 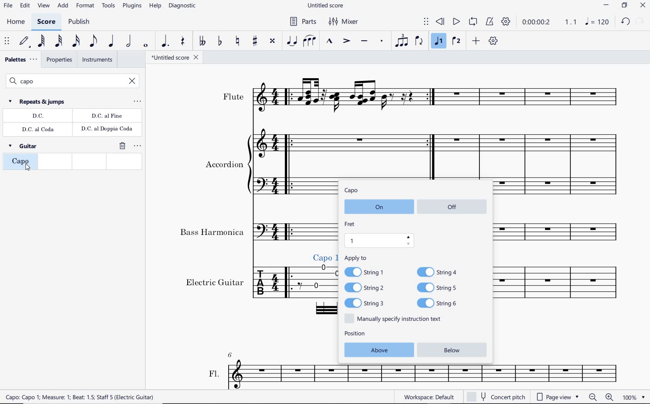 I want to click on 16th note, so click(x=76, y=40).